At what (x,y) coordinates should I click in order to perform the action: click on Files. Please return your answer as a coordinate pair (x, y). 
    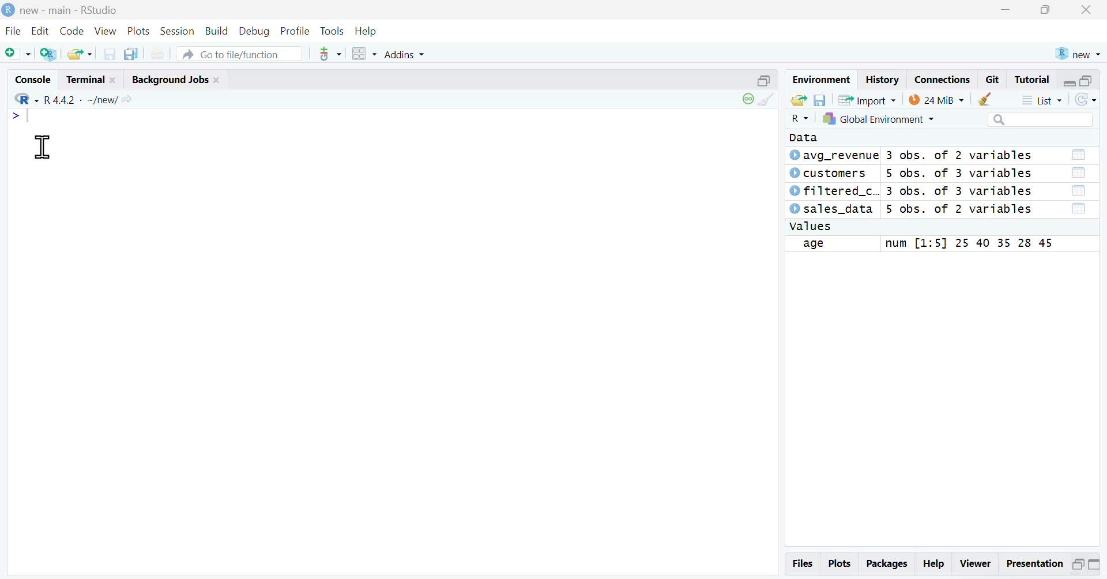
    Looking at the image, I should click on (803, 563).